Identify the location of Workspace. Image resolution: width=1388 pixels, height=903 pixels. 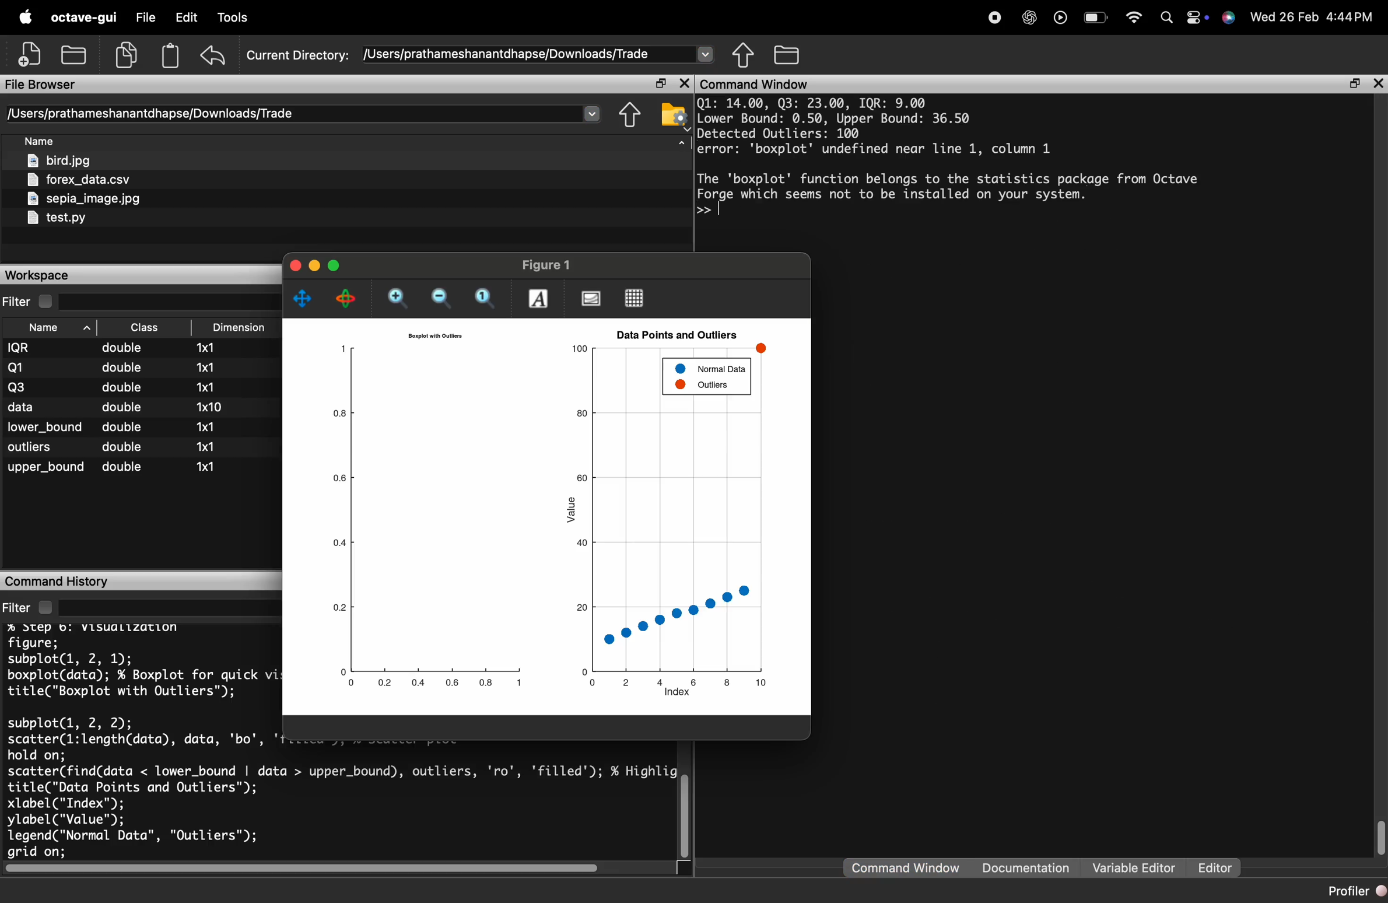
(36, 275).